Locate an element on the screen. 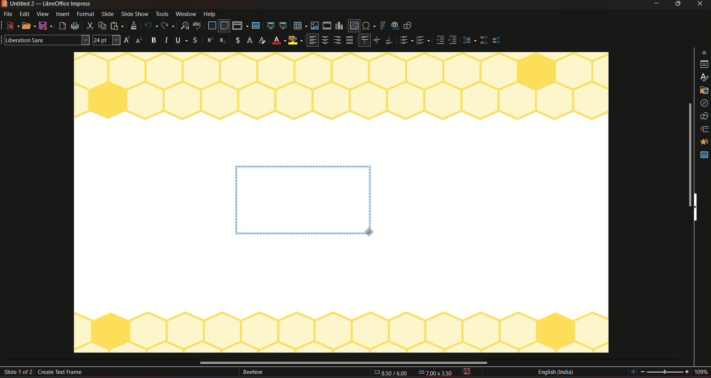 This screenshot has width=711, height=378. text is located at coordinates (252, 373).